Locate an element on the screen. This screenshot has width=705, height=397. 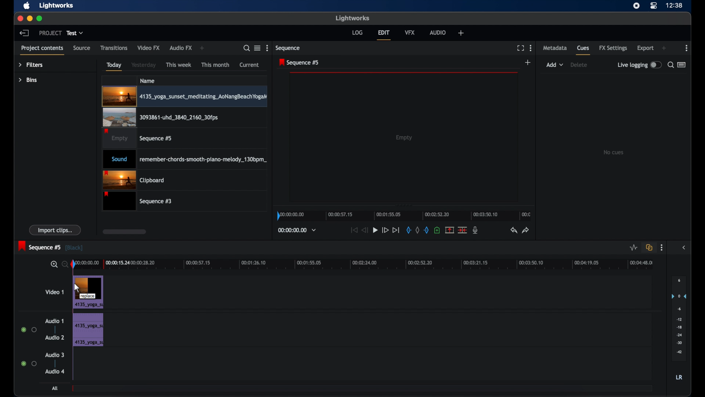
test dropdown is located at coordinates (75, 33).